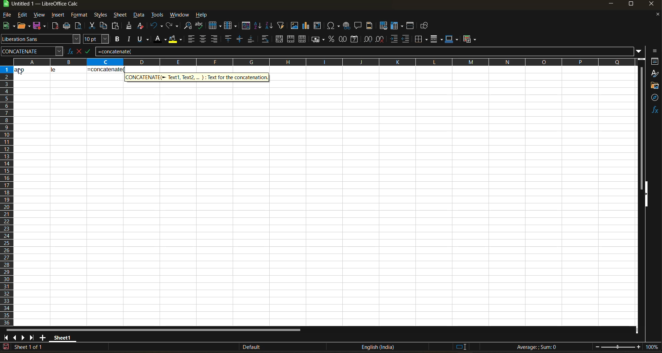 The height and width of the screenshot is (353, 662). Describe the element at coordinates (653, 347) in the screenshot. I see `zoom factor` at that location.